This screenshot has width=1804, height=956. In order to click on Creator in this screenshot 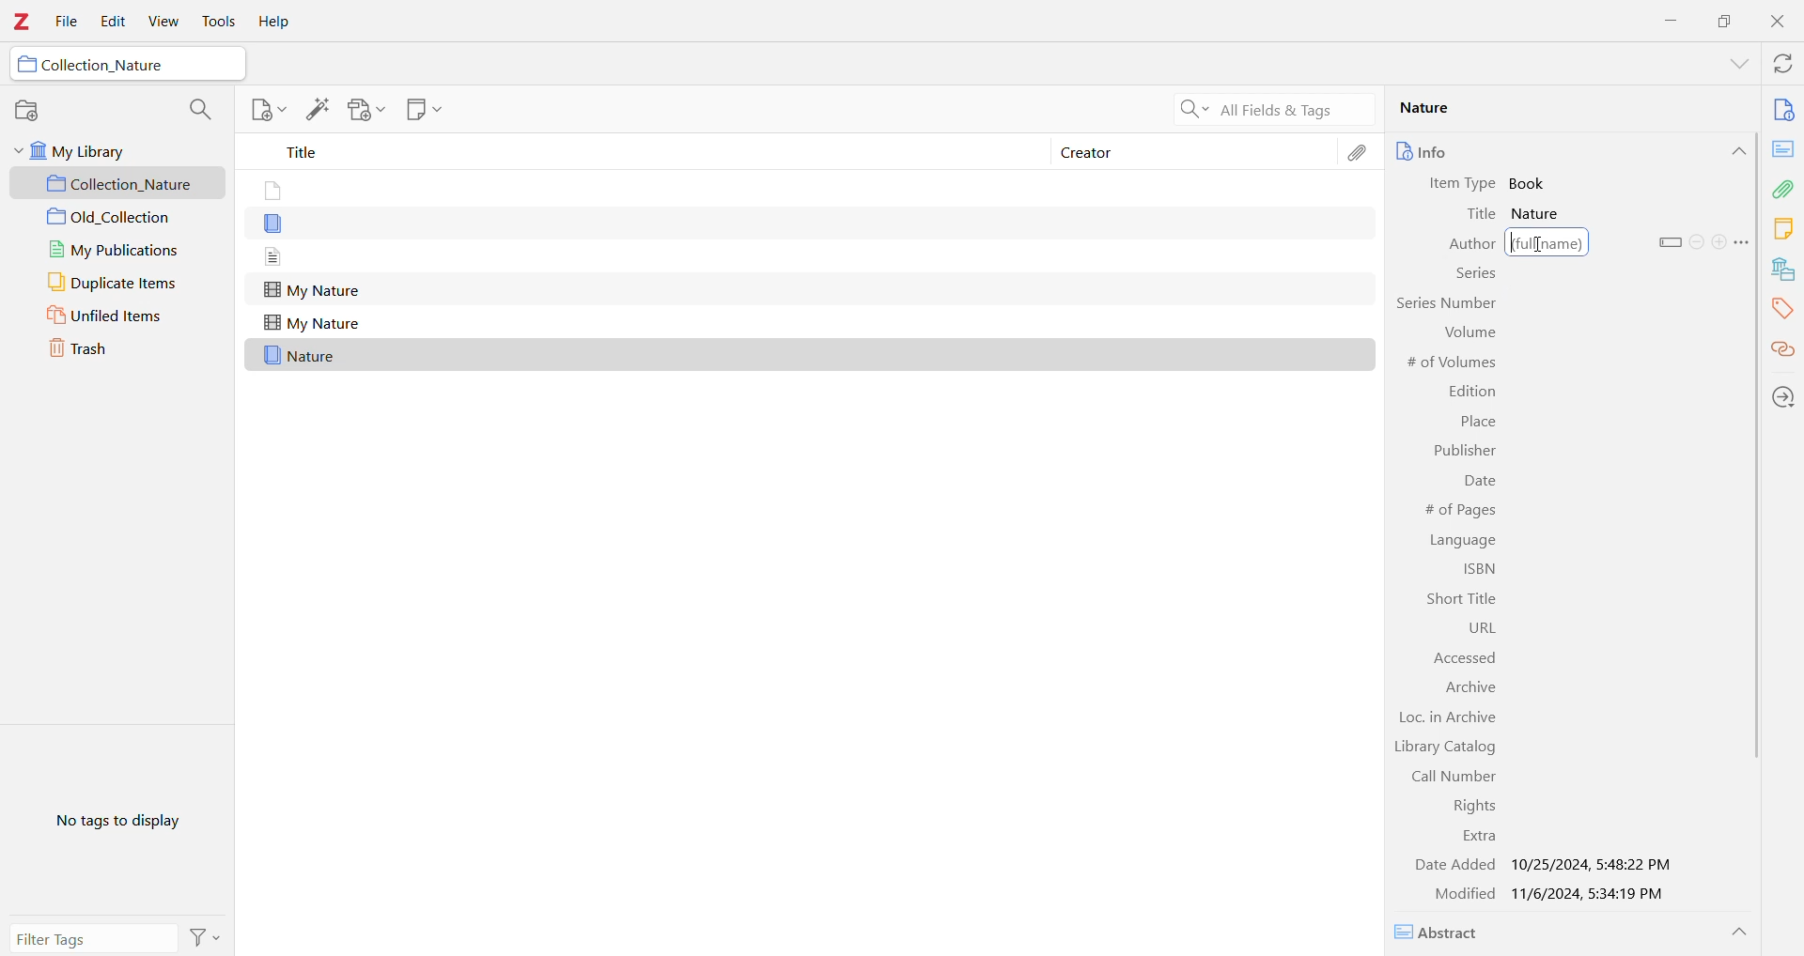, I will do `click(1195, 150)`.